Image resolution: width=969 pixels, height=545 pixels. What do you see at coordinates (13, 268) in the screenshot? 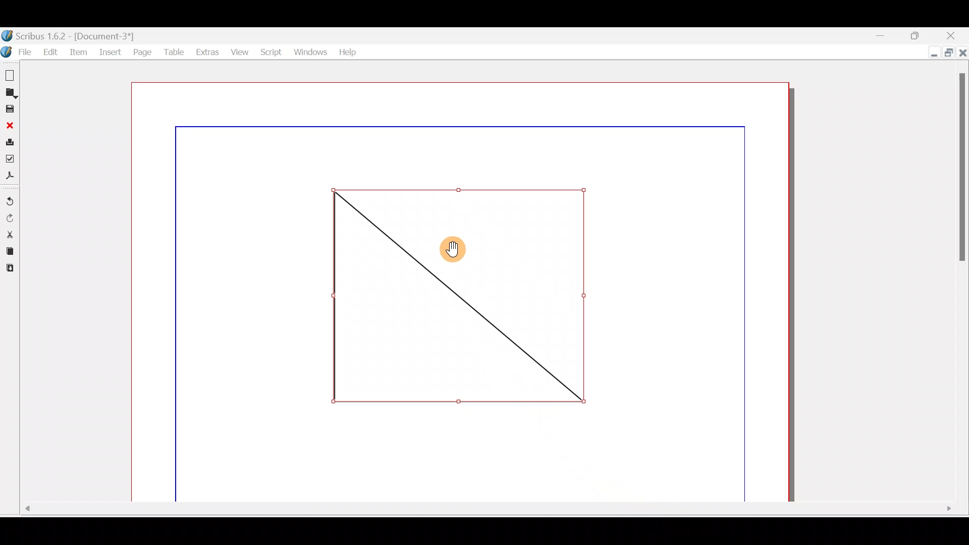
I see `Paste` at bounding box center [13, 268].